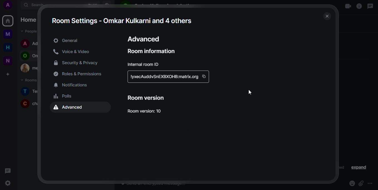 The height and width of the screenshot is (190, 378). Describe the element at coordinates (28, 103) in the screenshot. I see `room` at that location.